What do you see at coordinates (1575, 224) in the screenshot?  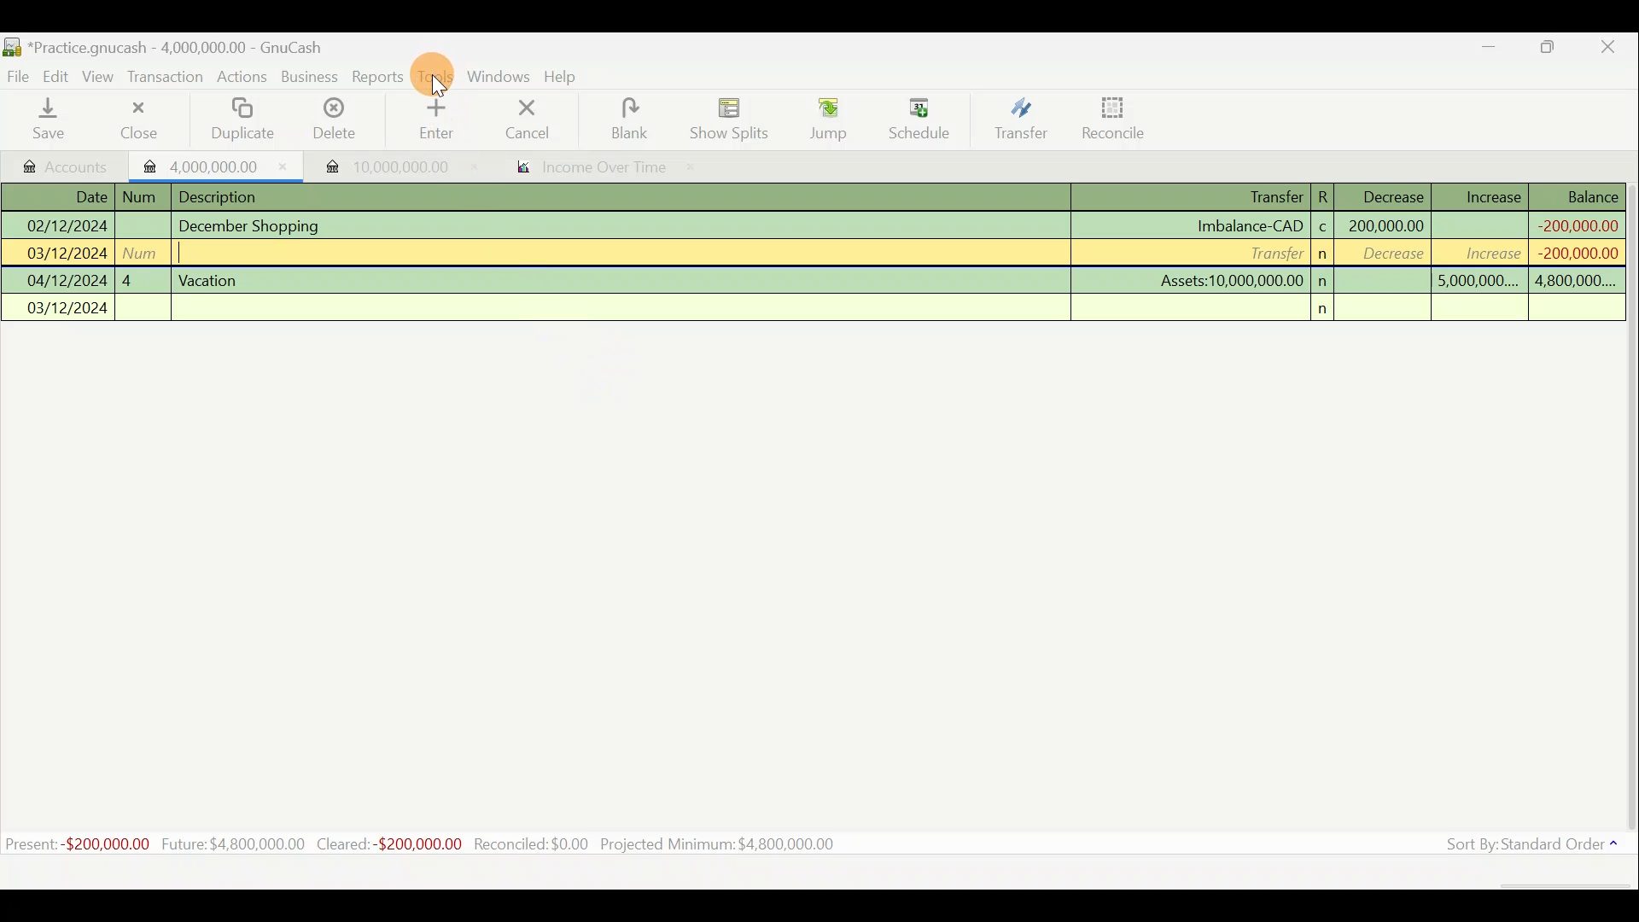 I see `-200,000,000` at bounding box center [1575, 224].